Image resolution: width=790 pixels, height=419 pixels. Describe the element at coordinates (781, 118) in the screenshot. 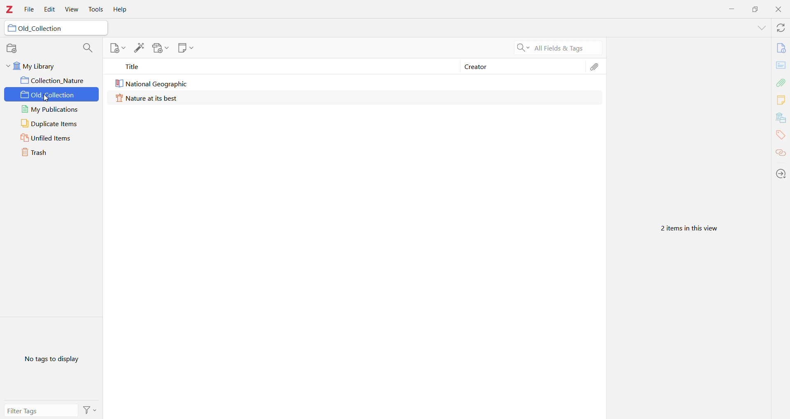

I see `Libraries and Collections` at that location.